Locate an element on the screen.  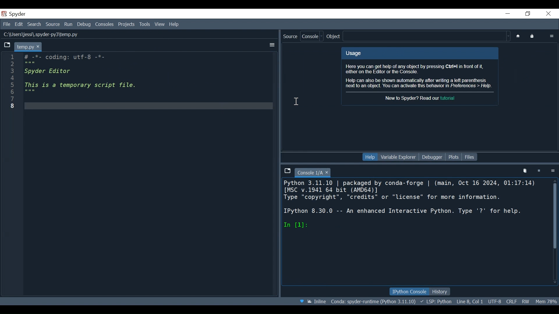
File Encoding is located at coordinates (495, 301).